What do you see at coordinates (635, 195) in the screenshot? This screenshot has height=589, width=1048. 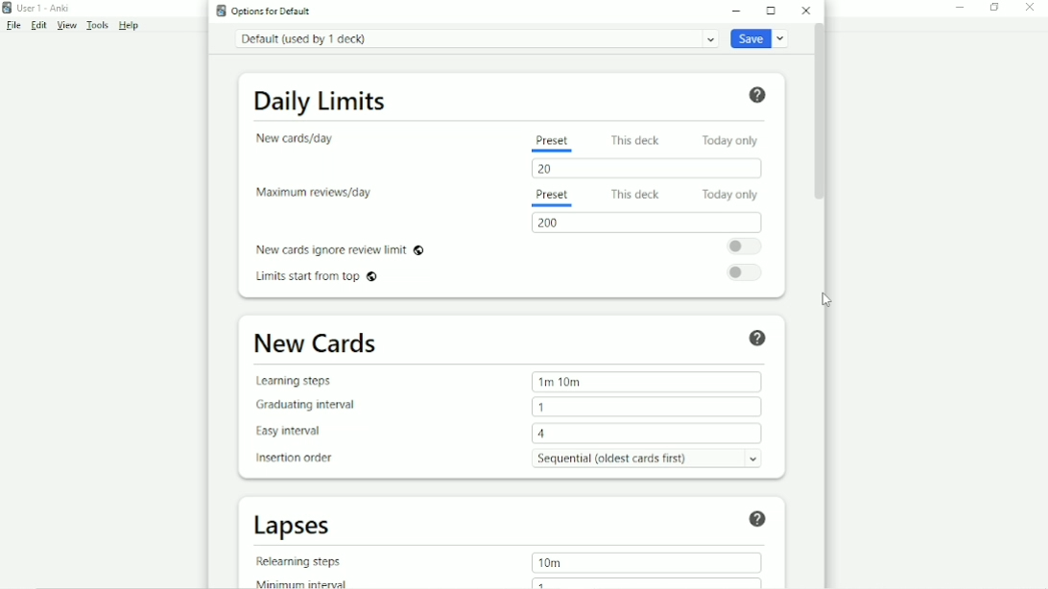 I see `This deck` at bounding box center [635, 195].